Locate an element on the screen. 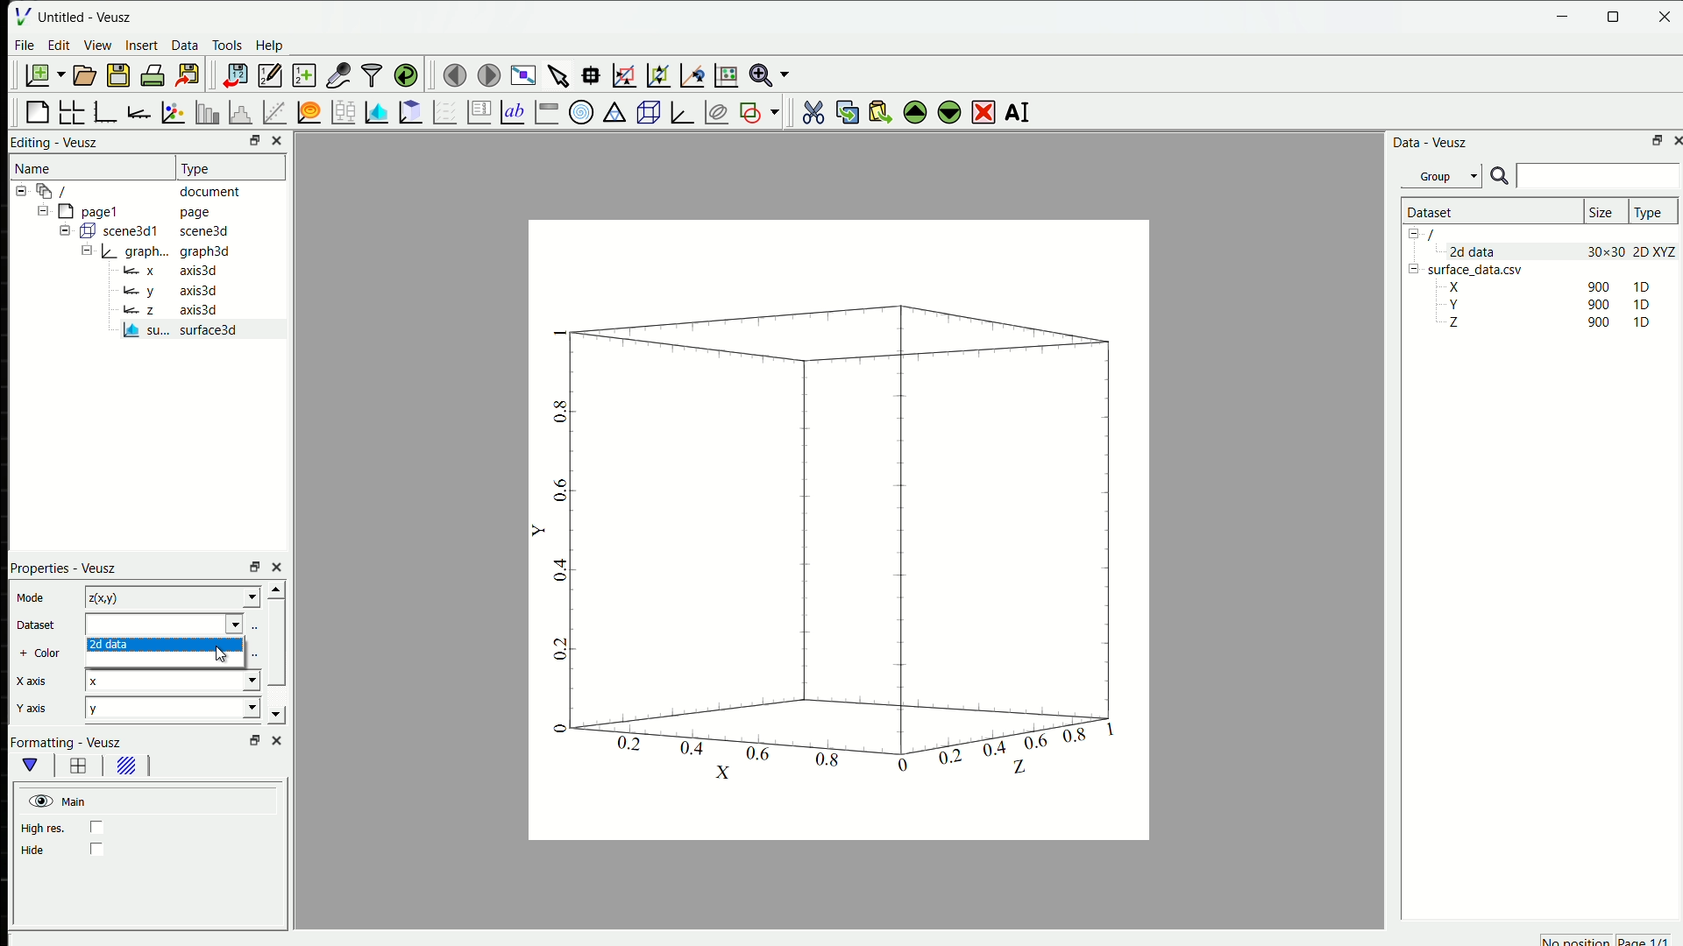  border is located at coordinates (78, 766).